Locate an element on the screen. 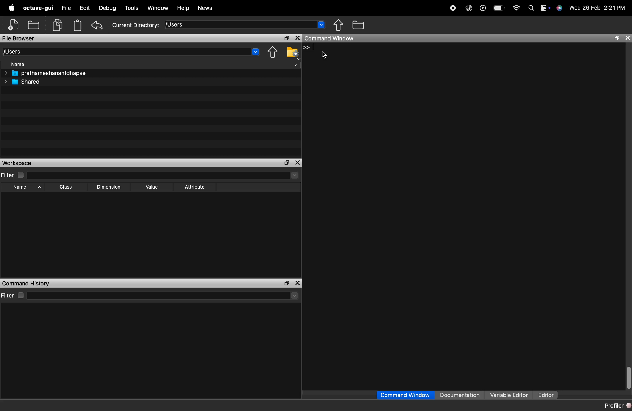 The image size is (632, 411). Workspace is located at coordinates (18, 162).